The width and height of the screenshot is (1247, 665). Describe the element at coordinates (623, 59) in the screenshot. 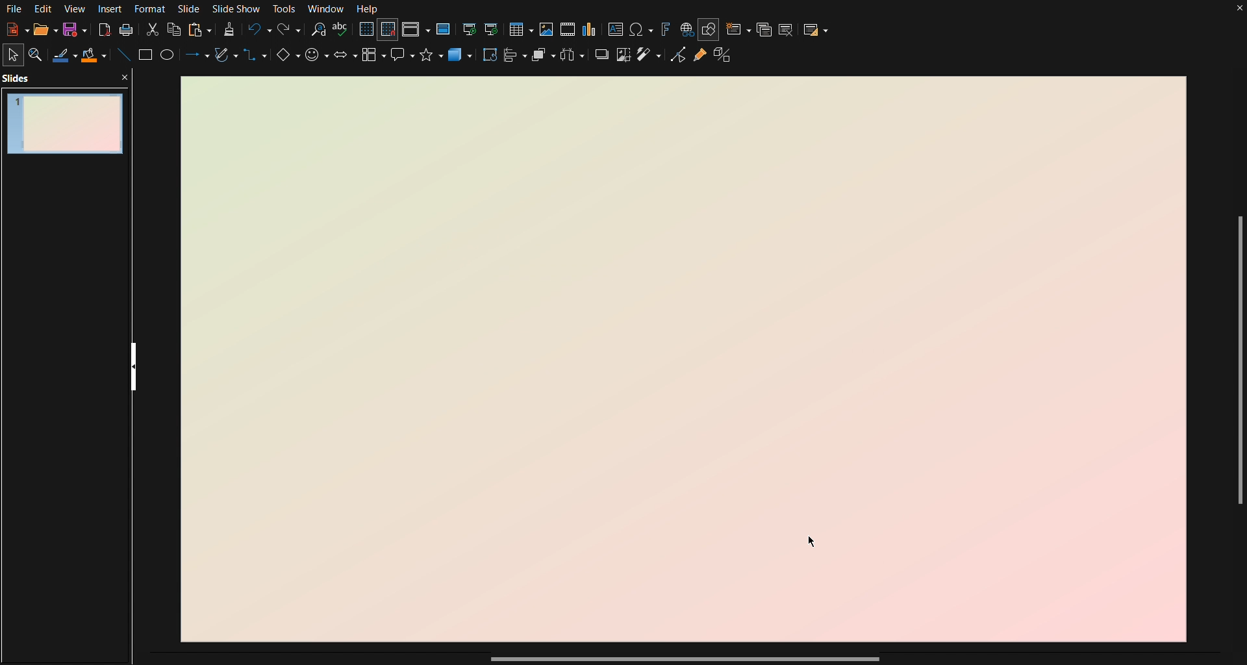

I see `Crop images` at that location.